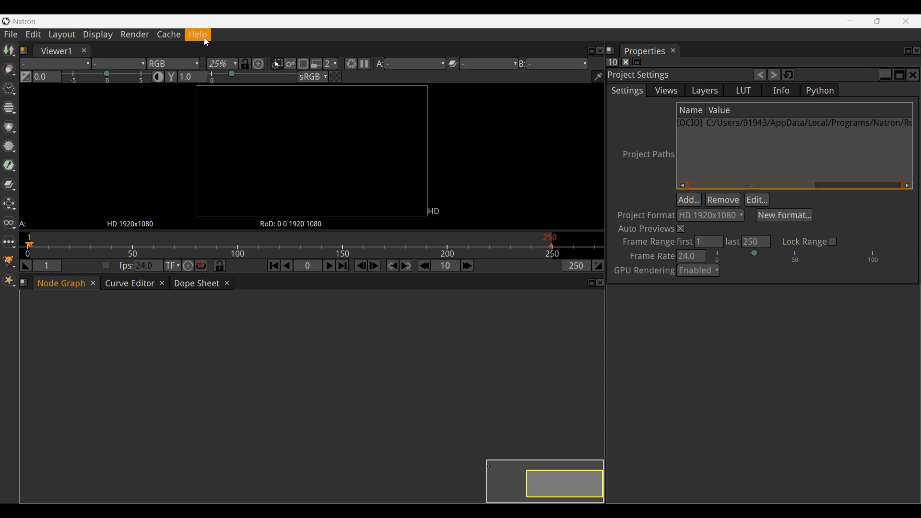 The image size is (921, 518). Describe the element at coordinates (785, 215) in the screenshot. I see `Select new format` at that location.